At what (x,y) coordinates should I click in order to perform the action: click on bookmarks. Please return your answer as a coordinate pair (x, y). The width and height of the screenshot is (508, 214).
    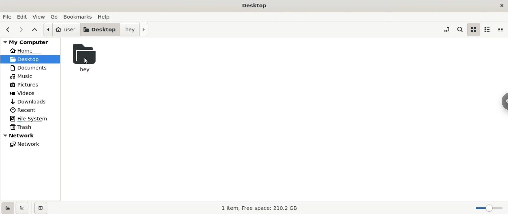
    Looking at the image, I should click on (80, 17).